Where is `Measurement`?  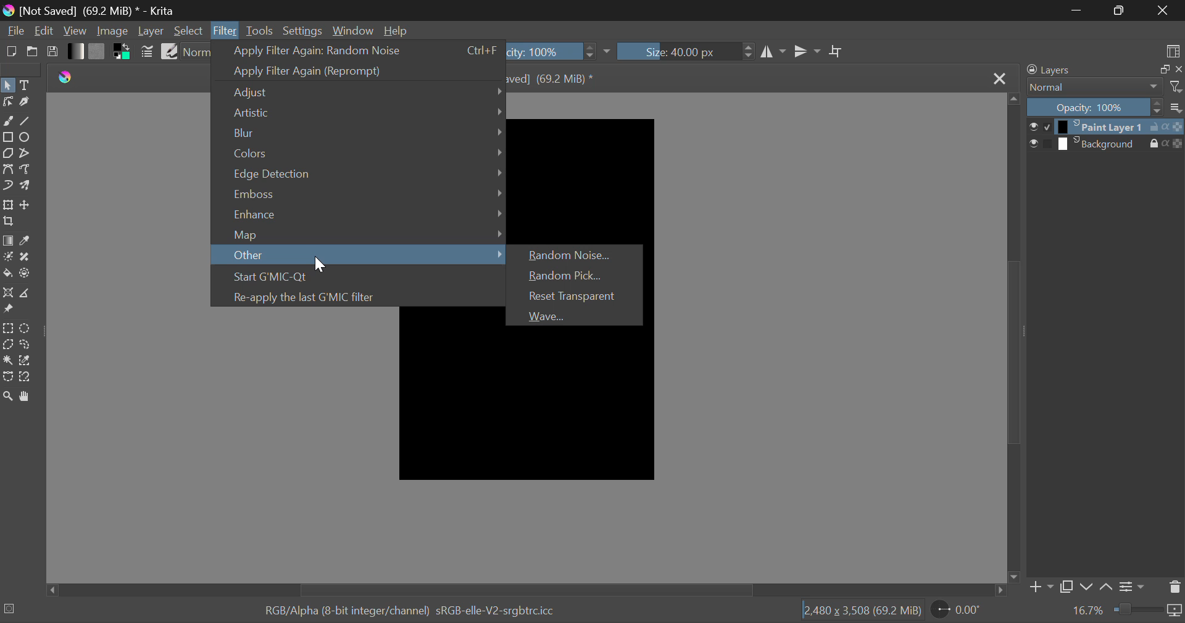 Measurement is located at coordinates (27, 294).